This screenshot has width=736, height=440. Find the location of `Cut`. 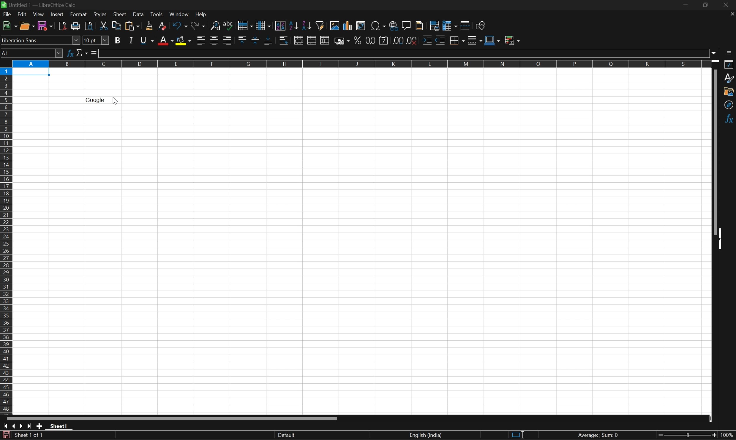

Cut is located at coordinates (104, 25).